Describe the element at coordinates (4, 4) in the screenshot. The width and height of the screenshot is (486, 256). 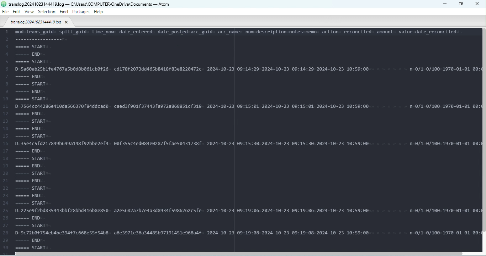
I see `` at that location.